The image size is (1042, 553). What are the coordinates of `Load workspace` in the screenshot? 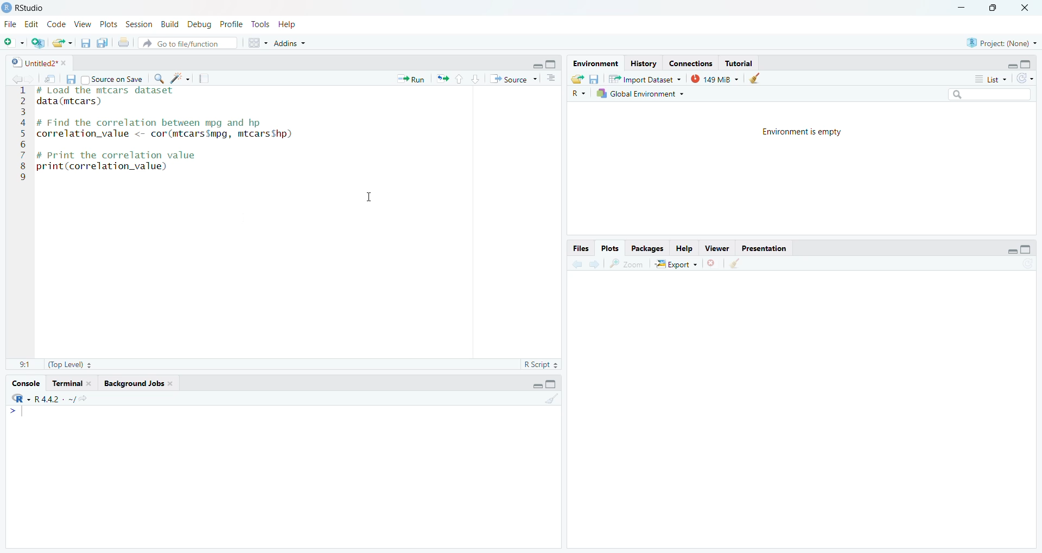 It's located at (576, 80).